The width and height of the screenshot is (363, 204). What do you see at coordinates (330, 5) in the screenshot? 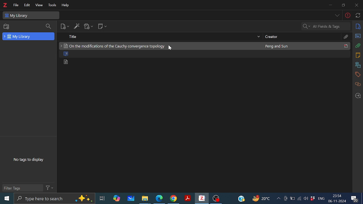
I see `Minmize` at bounding box center [330, 5].